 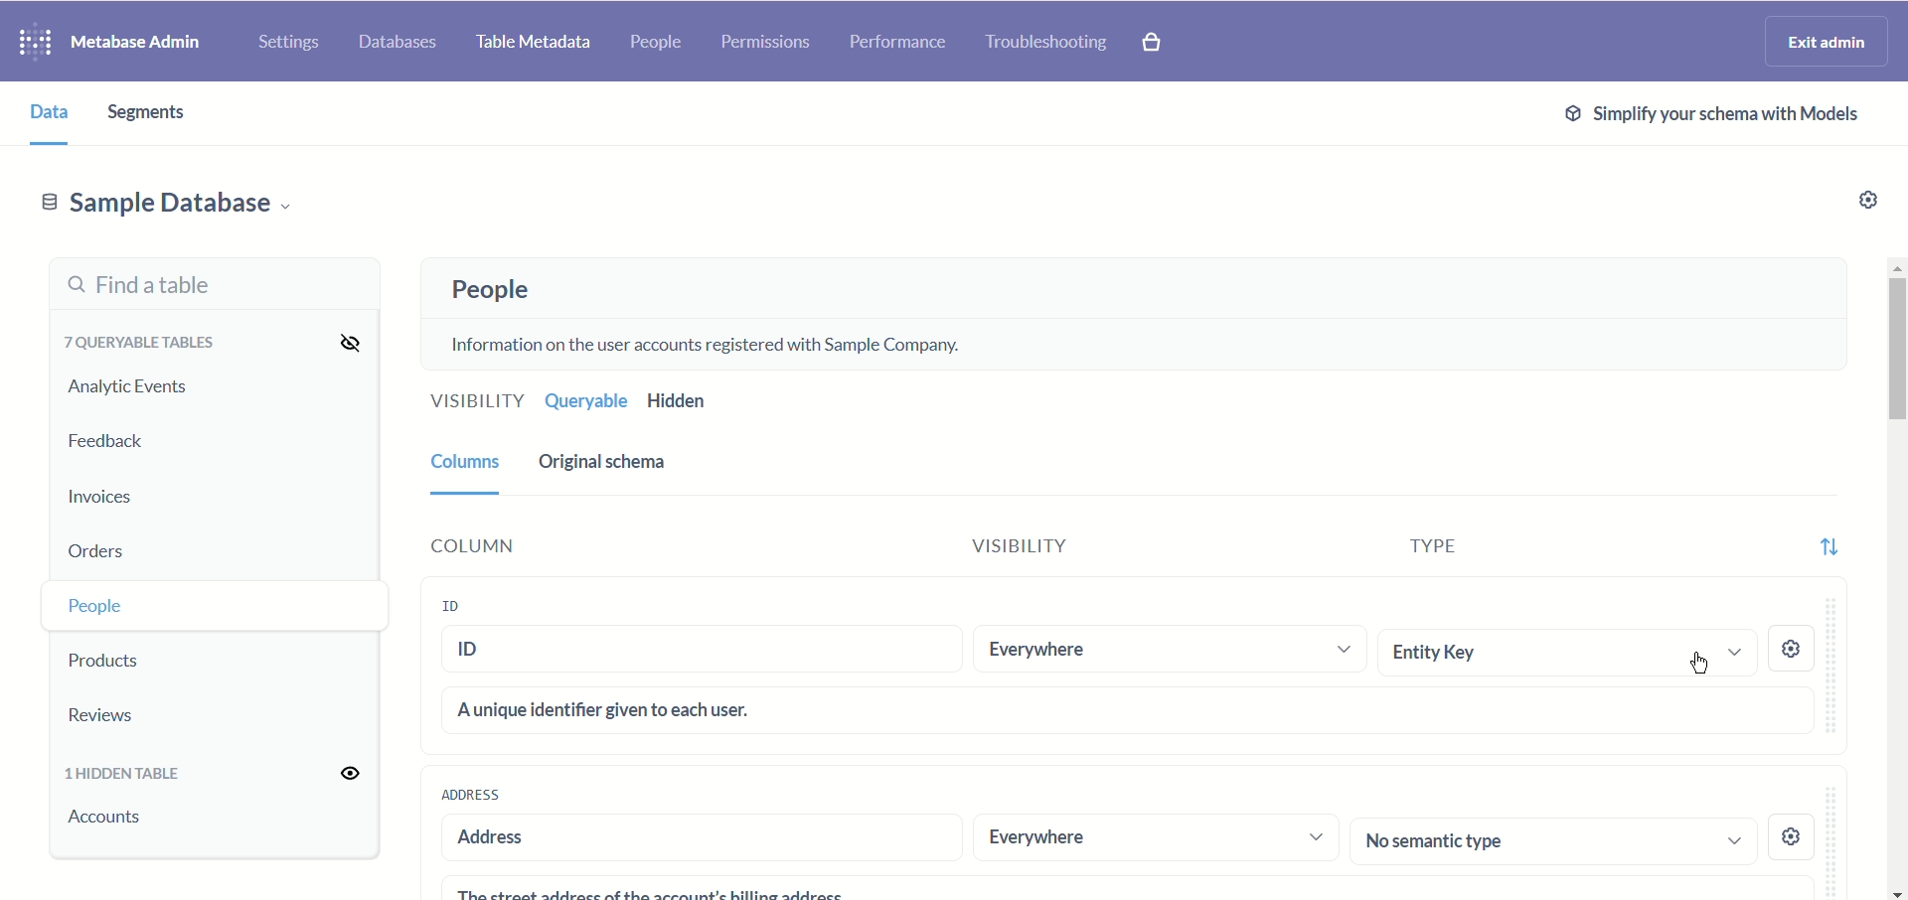 I want to click on Exit admin, so click(x=1828, y=41).